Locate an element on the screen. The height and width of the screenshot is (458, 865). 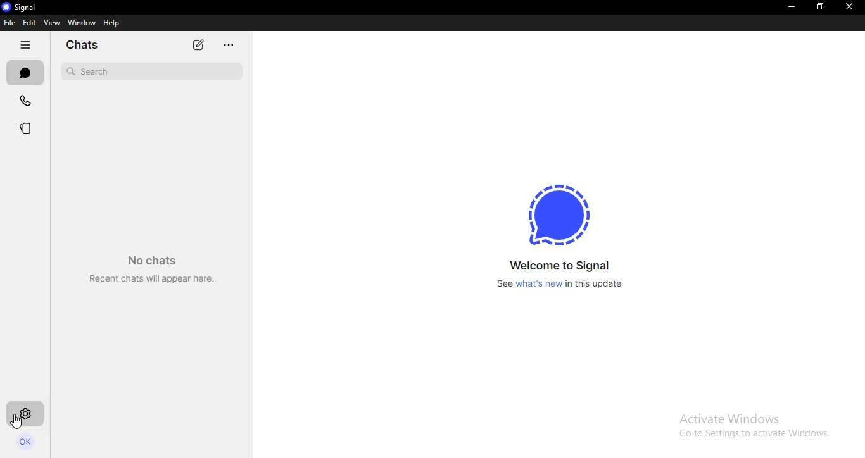
new chat is located at coordinates (199, 44).